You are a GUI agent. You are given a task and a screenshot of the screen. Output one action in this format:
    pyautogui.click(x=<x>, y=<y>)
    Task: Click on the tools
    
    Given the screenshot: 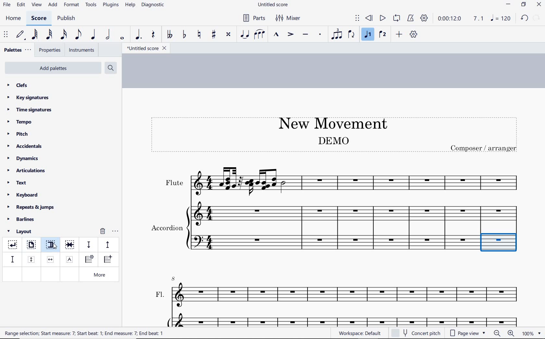 What is the action you would take?
    pyautogui.click(x=91, y=5)
    